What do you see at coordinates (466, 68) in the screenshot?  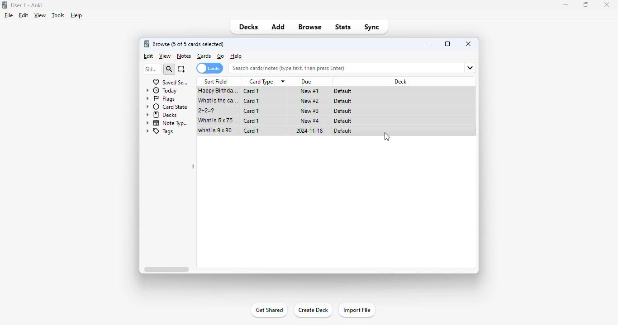 I see `fields` at bounding box center [466, 68].